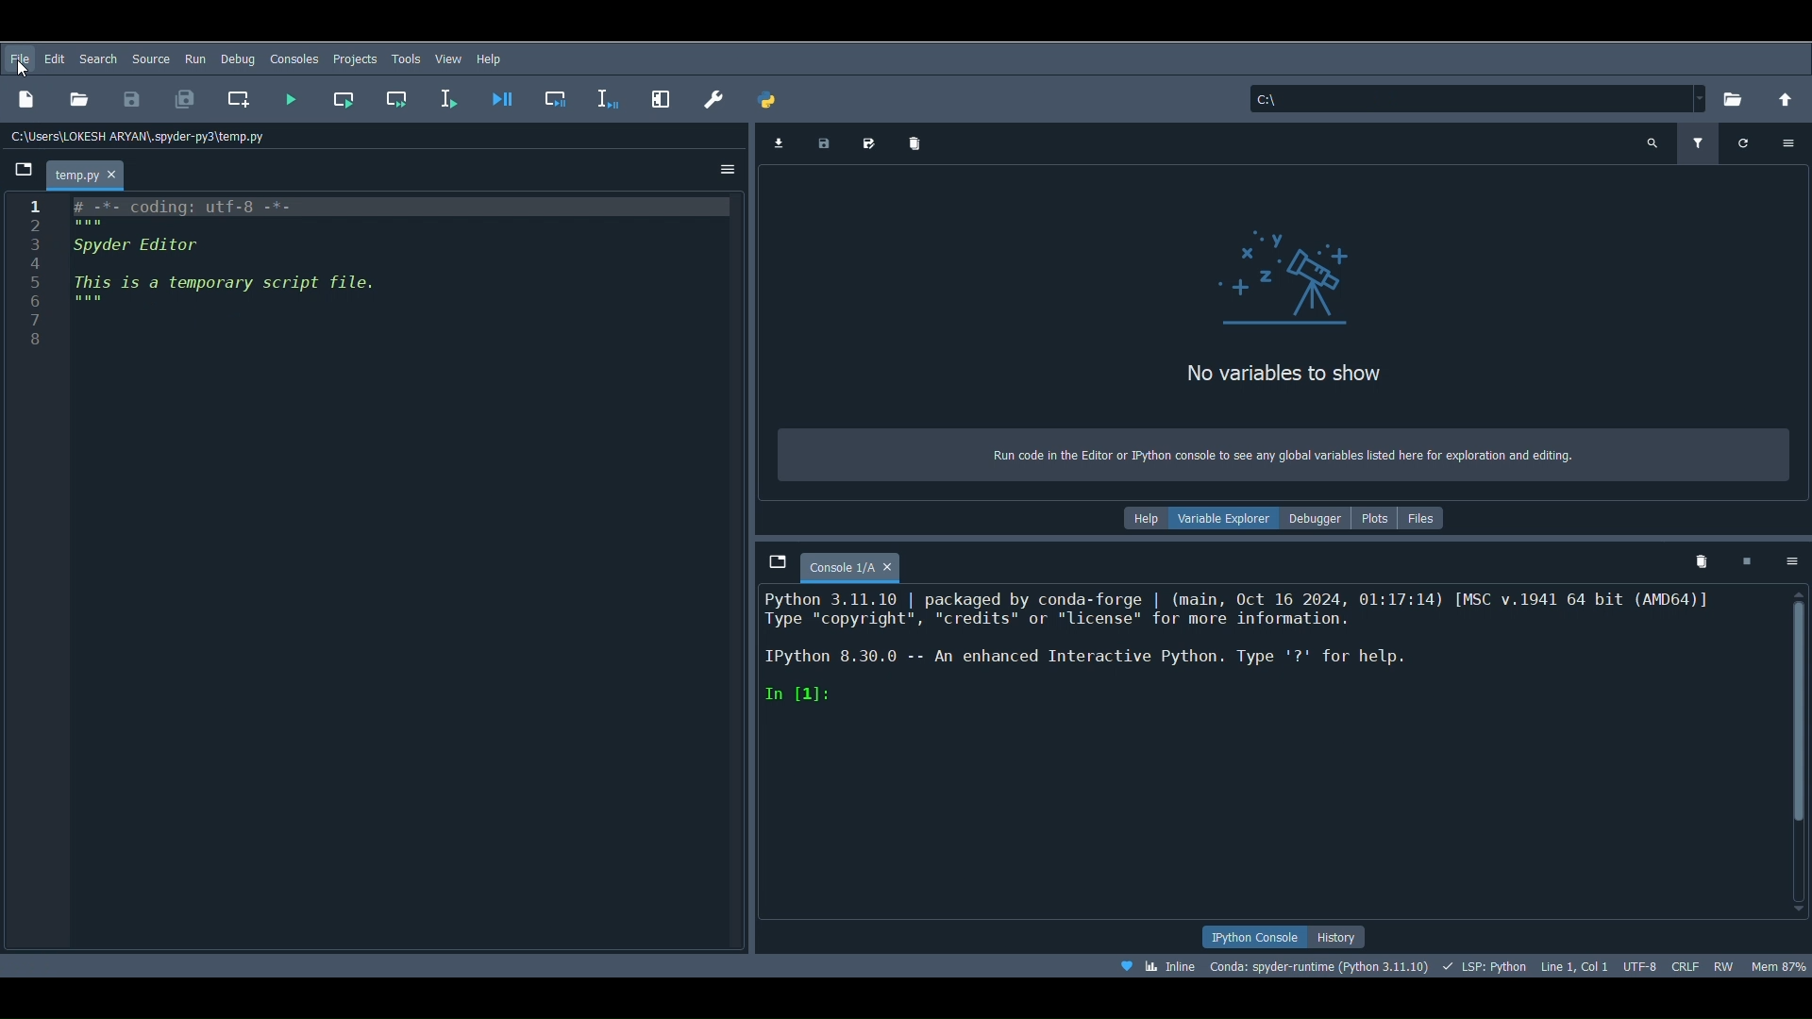  What do you see at coordinates (1700, 139) in the screenshot?
I see `Filter variables` at bounding box center [1700, 139].